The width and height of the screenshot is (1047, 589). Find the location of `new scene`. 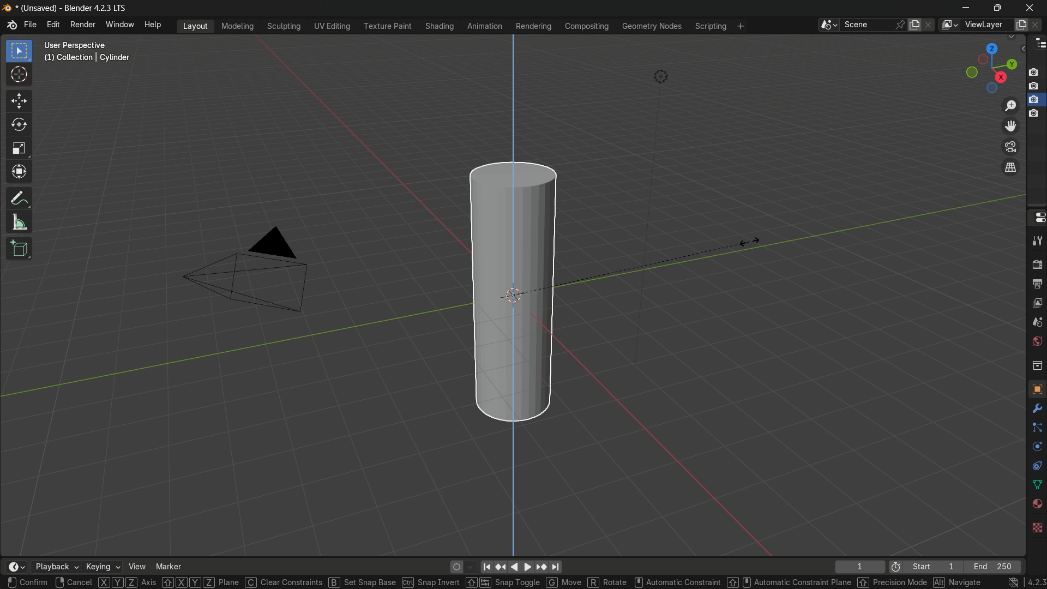

new scene is located at coordinates (916, 25).